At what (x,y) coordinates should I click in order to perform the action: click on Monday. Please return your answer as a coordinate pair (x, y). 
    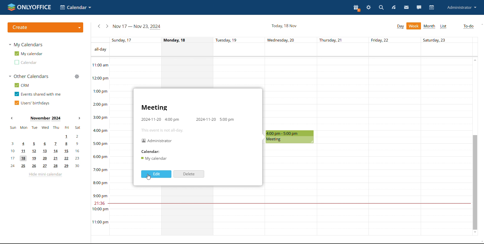
    Looking at the image, I should click on (187, 72).